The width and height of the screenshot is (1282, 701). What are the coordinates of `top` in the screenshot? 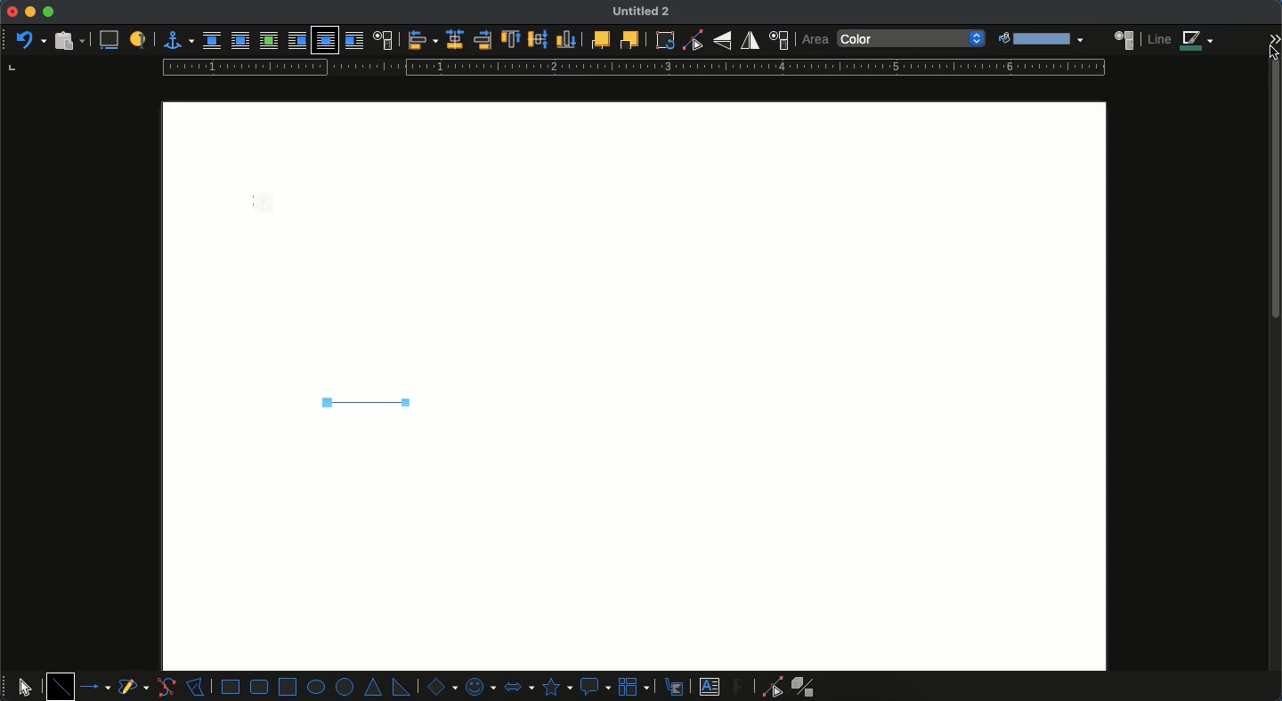 It's located at (512, 40).